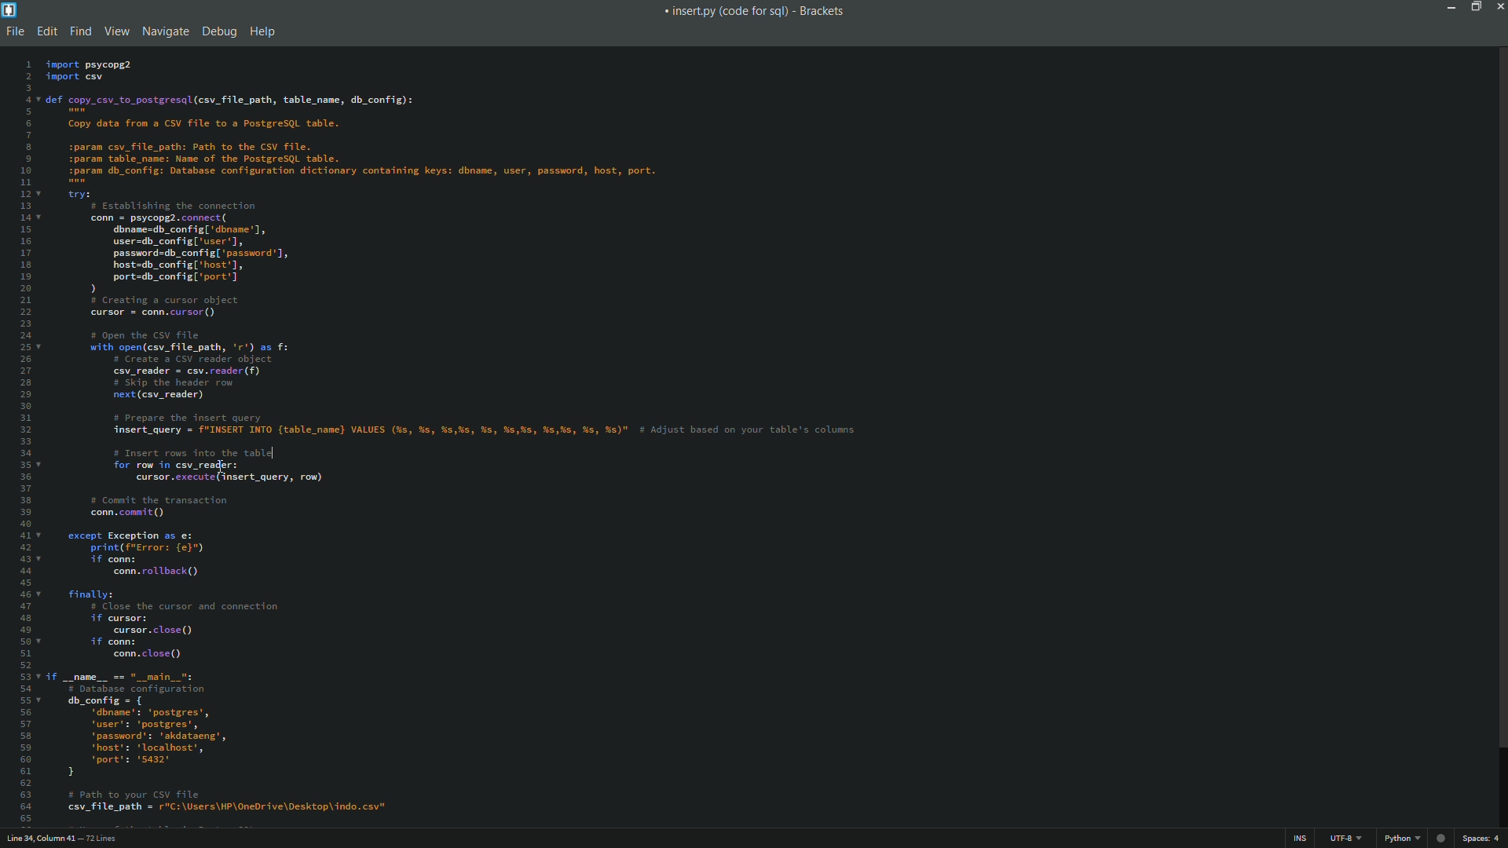 This screenshot has height=848, width=1508. Describe the element at coordinates (46, 31) in the screenshot. I see `edit menu` at that location.